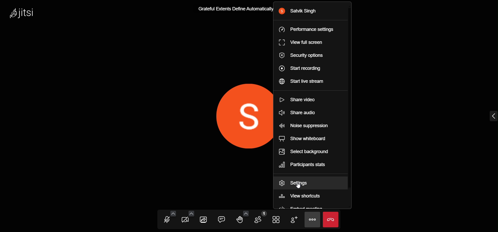 Image resolution: width=498 pixels, height=232 pixels. I want to click on noise suppression, so click(305, 125).